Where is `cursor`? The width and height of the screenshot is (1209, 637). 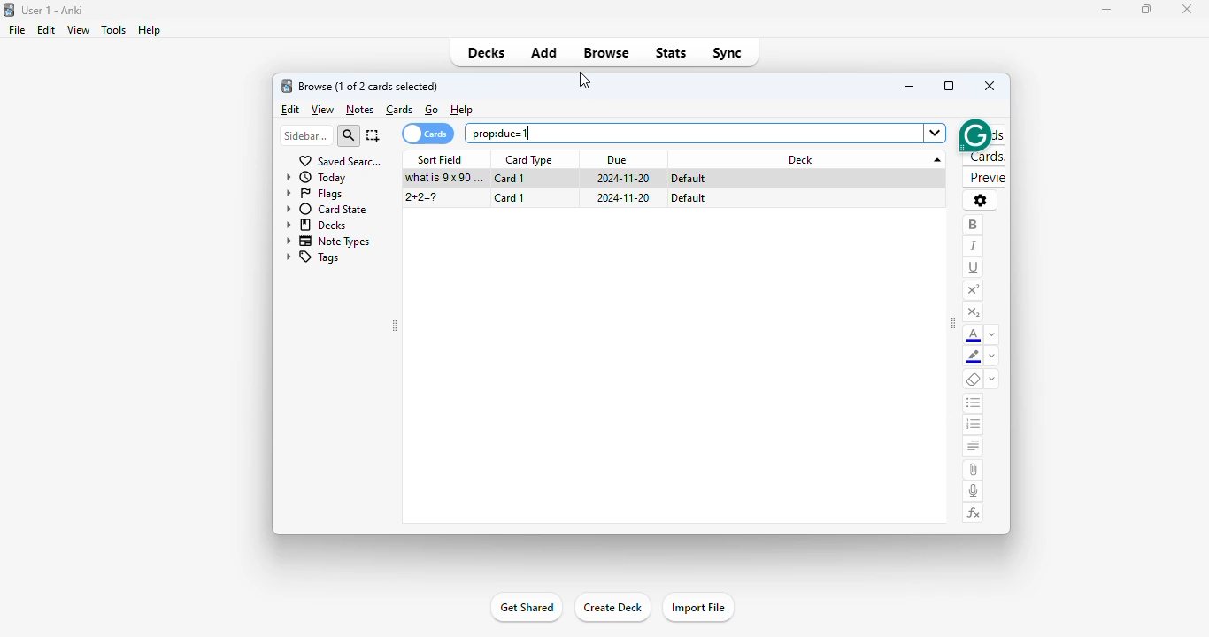 cursor is located at coordinates (585, 80).